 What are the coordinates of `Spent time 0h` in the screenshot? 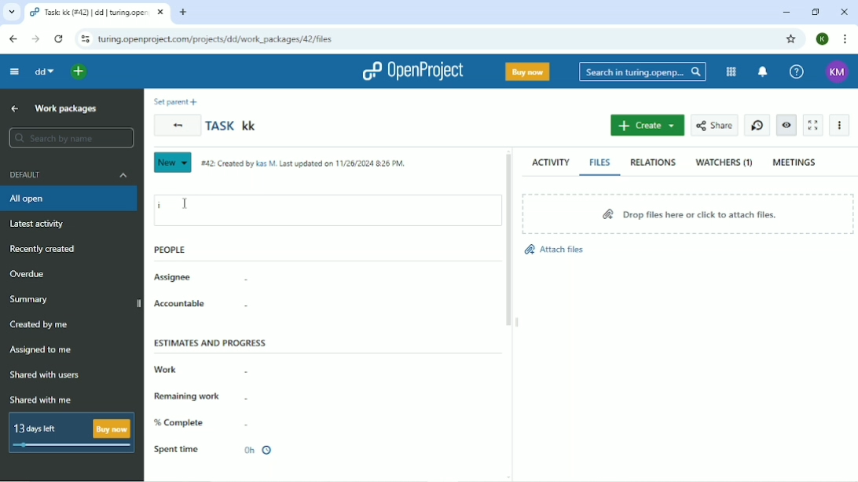 It's located at (217, 451).